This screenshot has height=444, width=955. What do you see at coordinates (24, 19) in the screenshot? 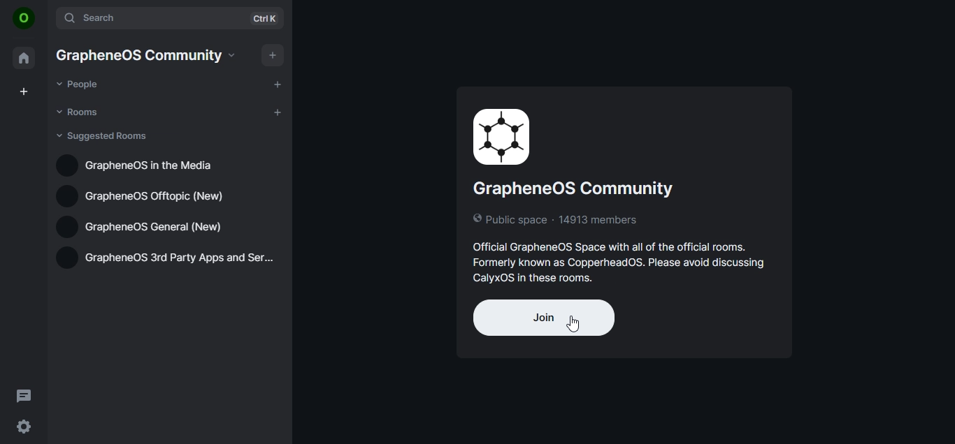
I see `icon` at bounding box center [24, 19].